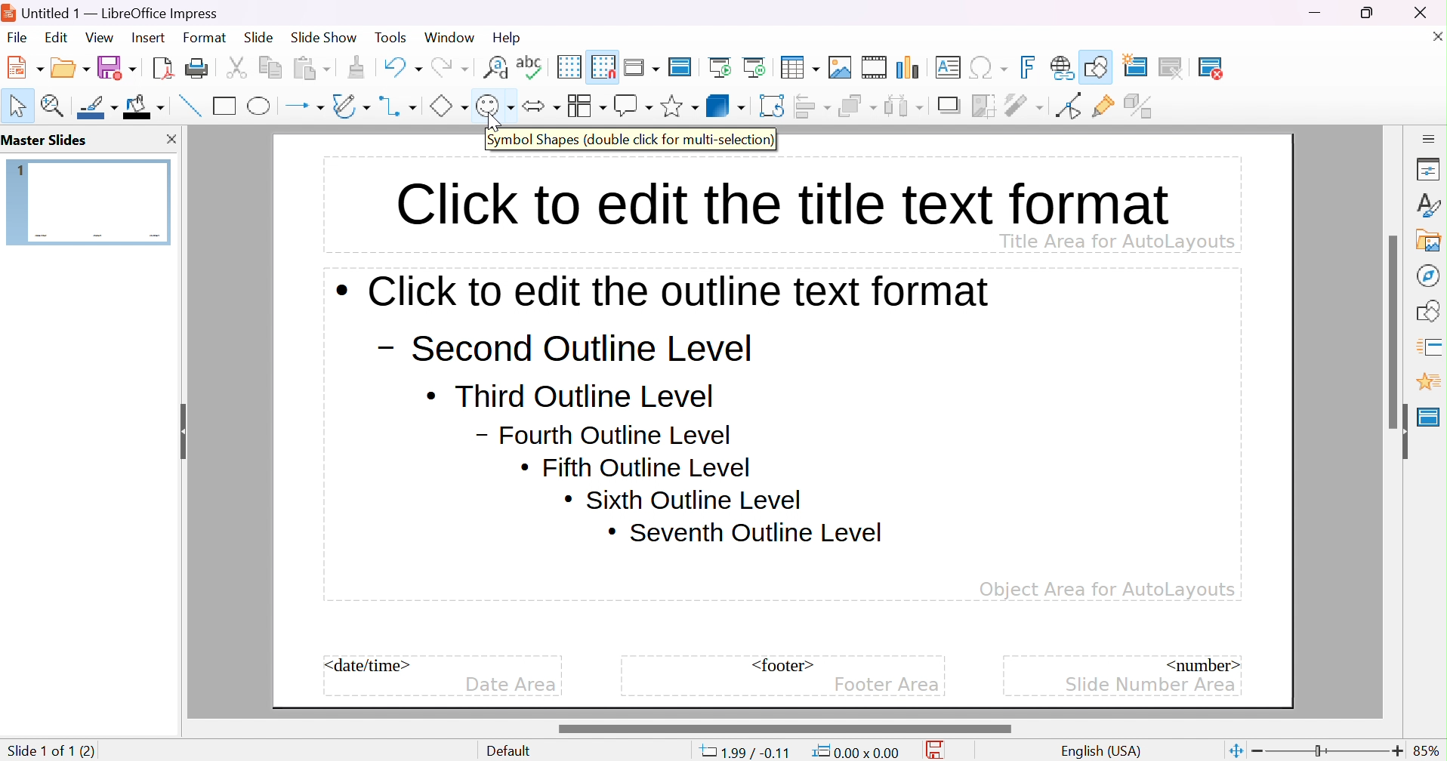 The image size is (1447, 761). I want to click on rectangle, so click(225, 105).